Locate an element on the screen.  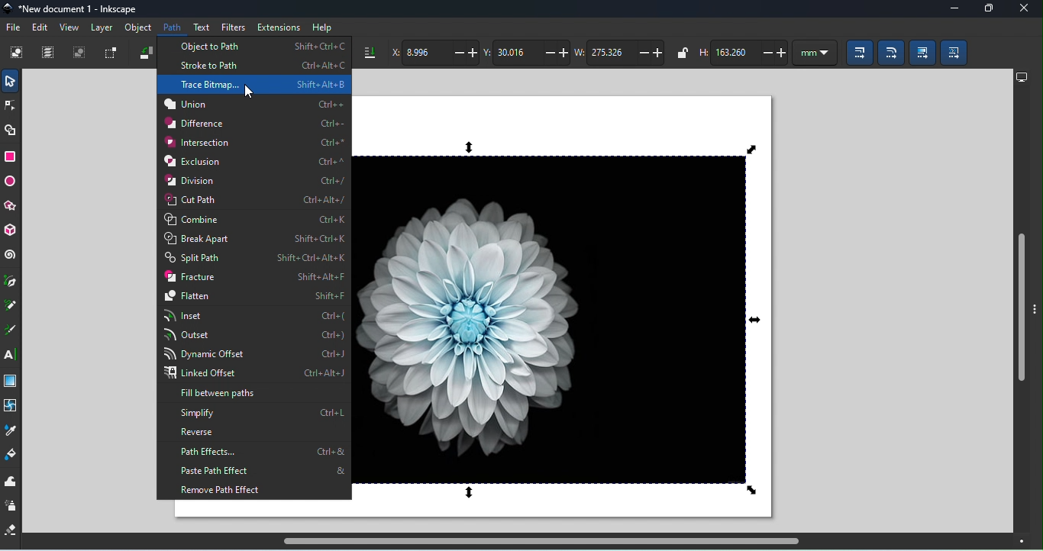
Calligraphy tool is located at coordinates (10, 332).